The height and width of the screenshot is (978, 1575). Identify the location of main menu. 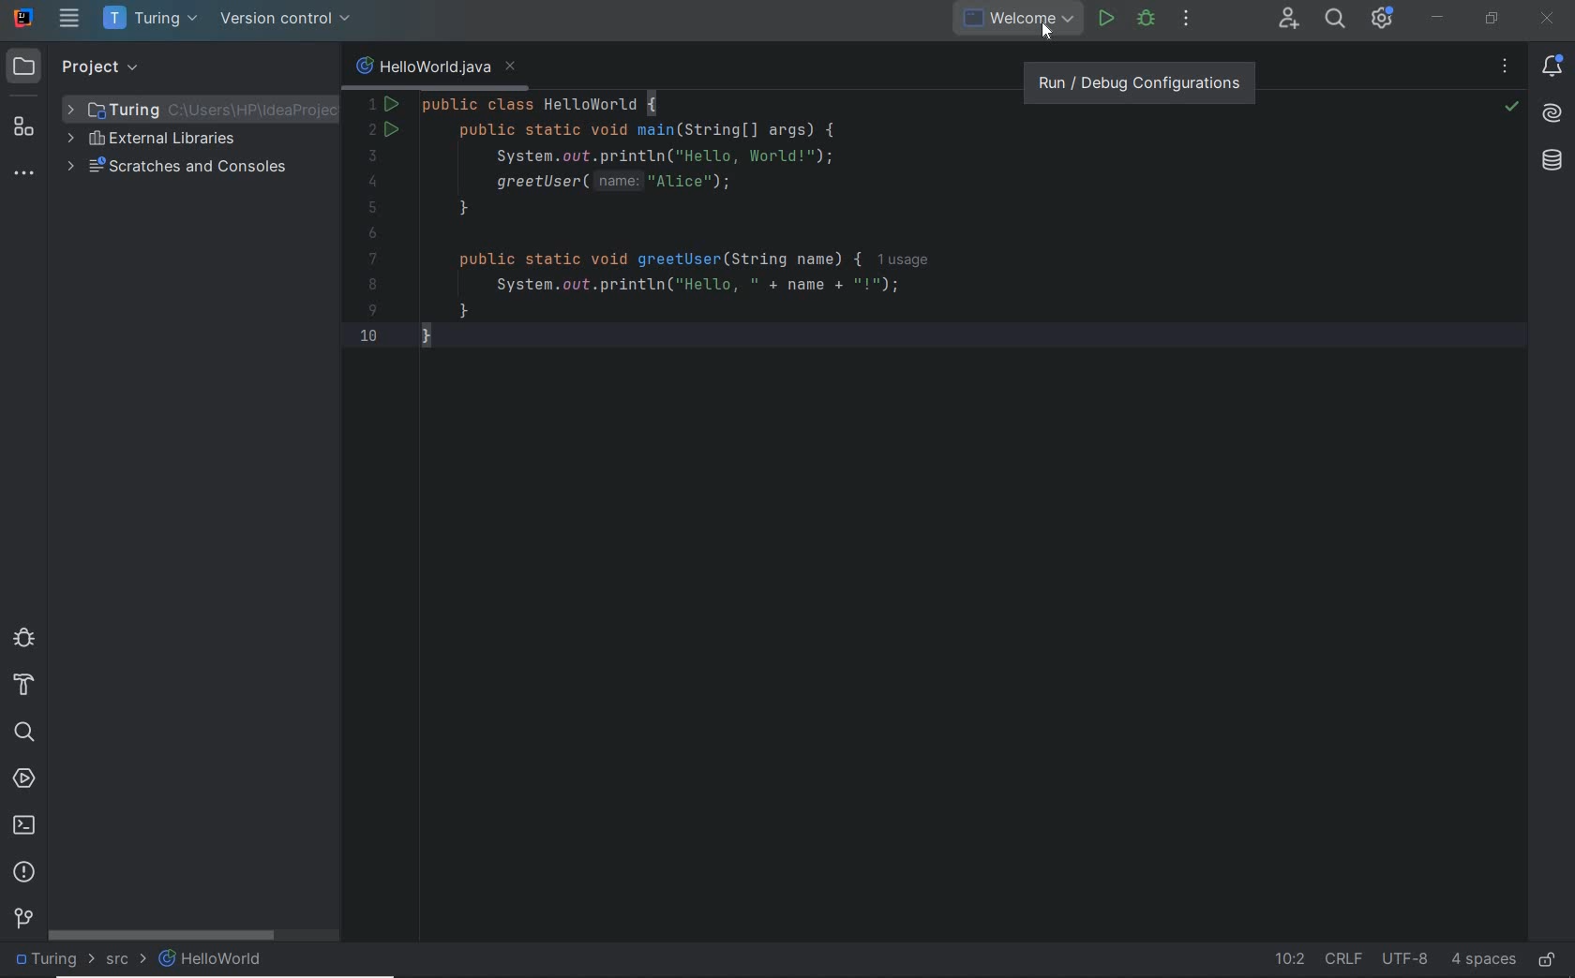
(70, 18).